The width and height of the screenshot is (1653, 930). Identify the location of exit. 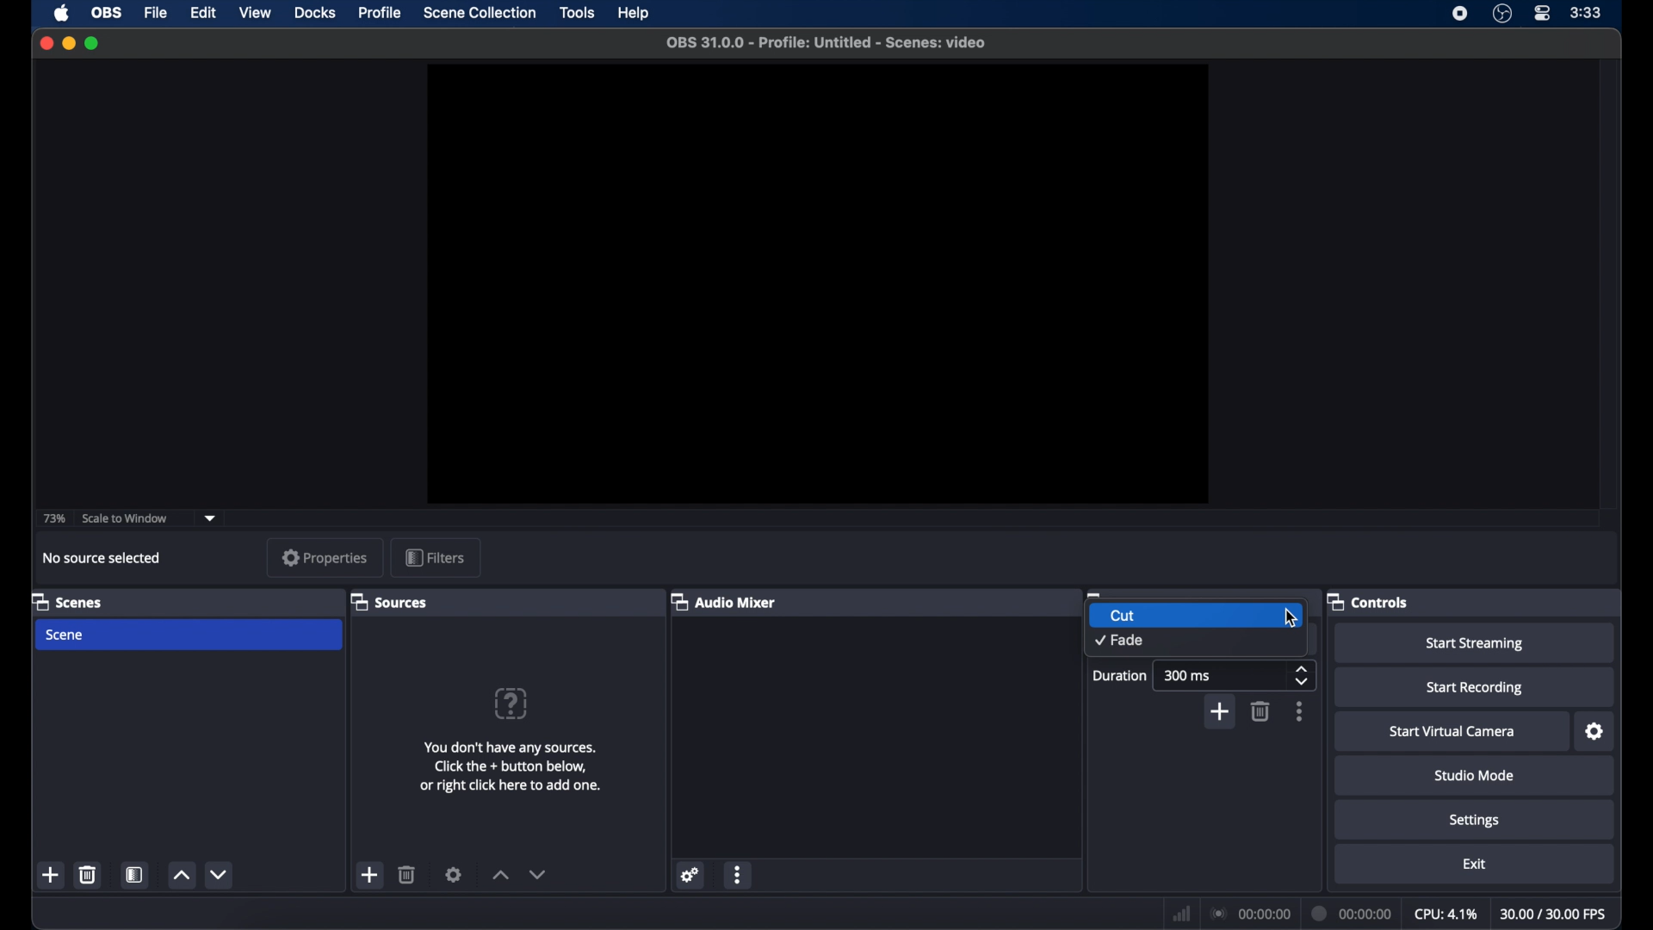
(1477, 865).